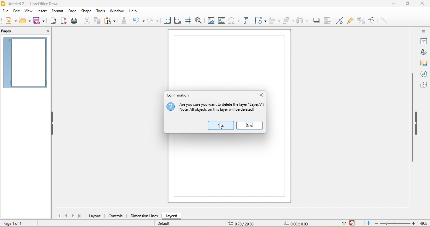 This screenshot has height=227, width=430. Describe the element at coordinates (96, 217) in the screenshot. I see `layout` at that location.